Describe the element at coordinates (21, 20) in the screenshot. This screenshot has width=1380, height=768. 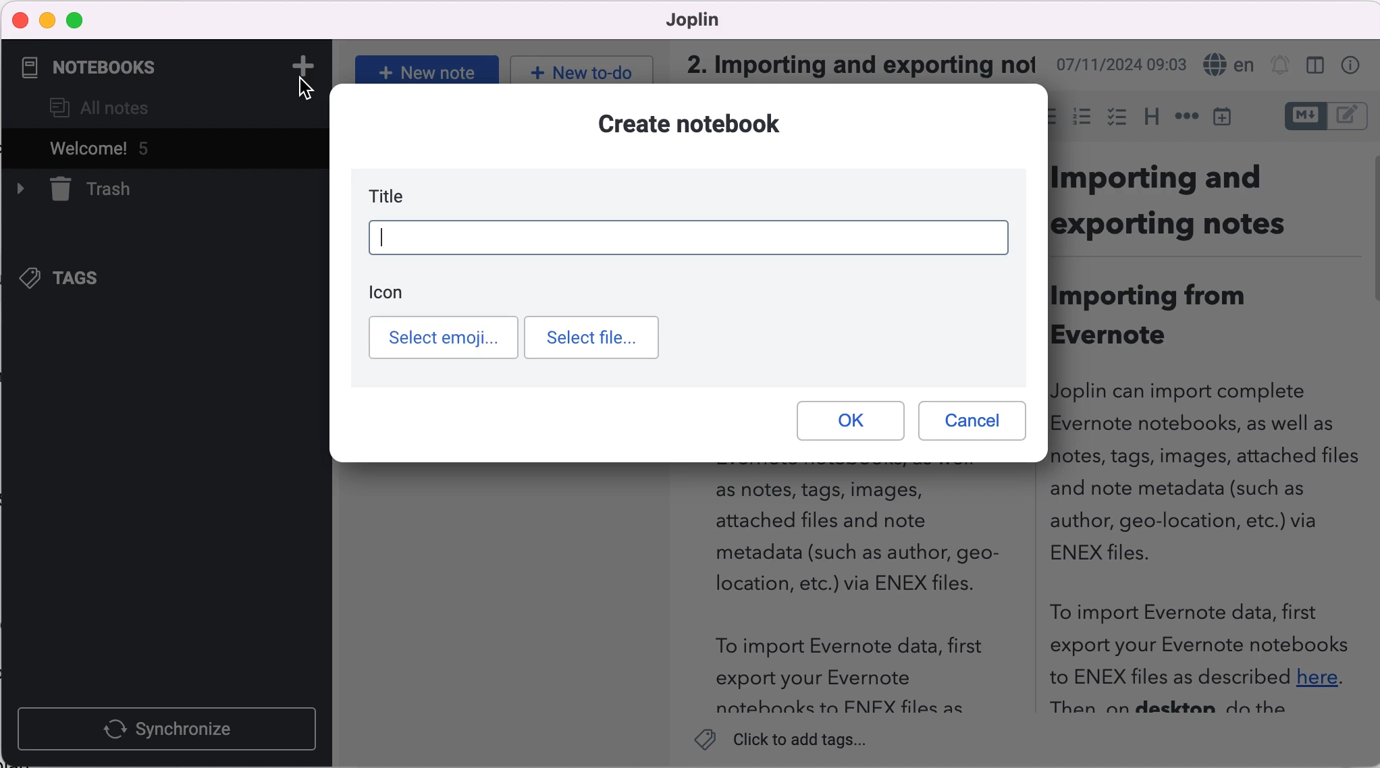
I see `close` at that location.